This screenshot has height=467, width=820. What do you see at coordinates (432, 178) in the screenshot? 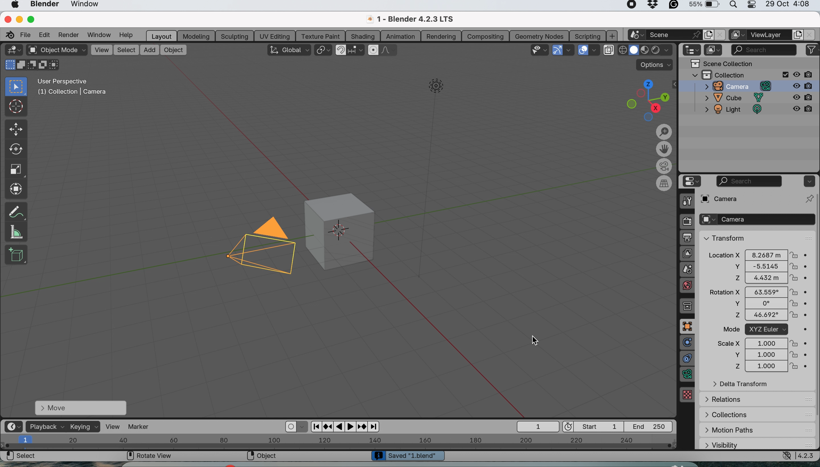
I see `light object` at bounding box center [432, 178].